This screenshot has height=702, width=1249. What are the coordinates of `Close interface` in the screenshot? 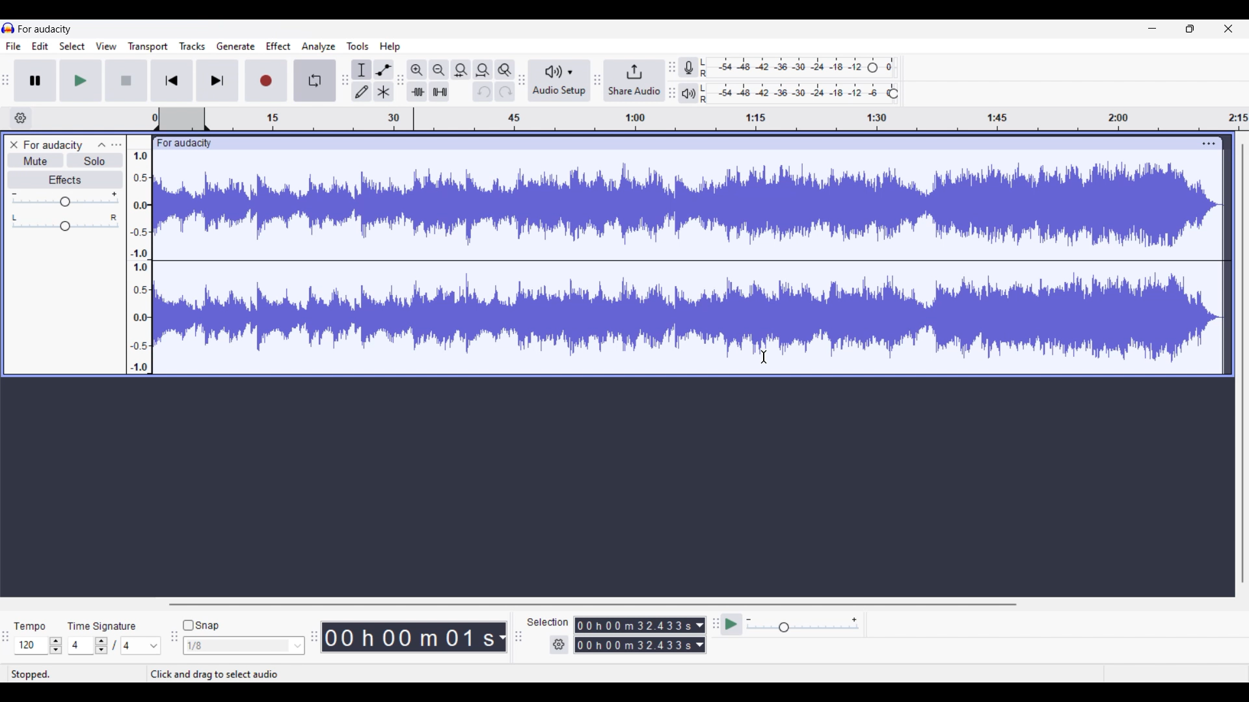 It's located at (1229, 29).